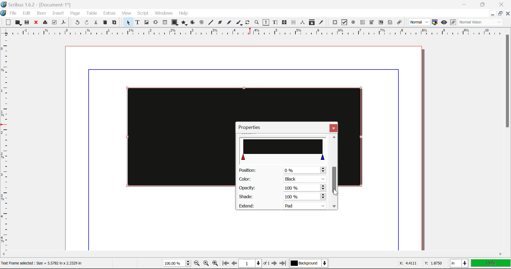  I want to click on Scroll Bar, so click(334, 172).